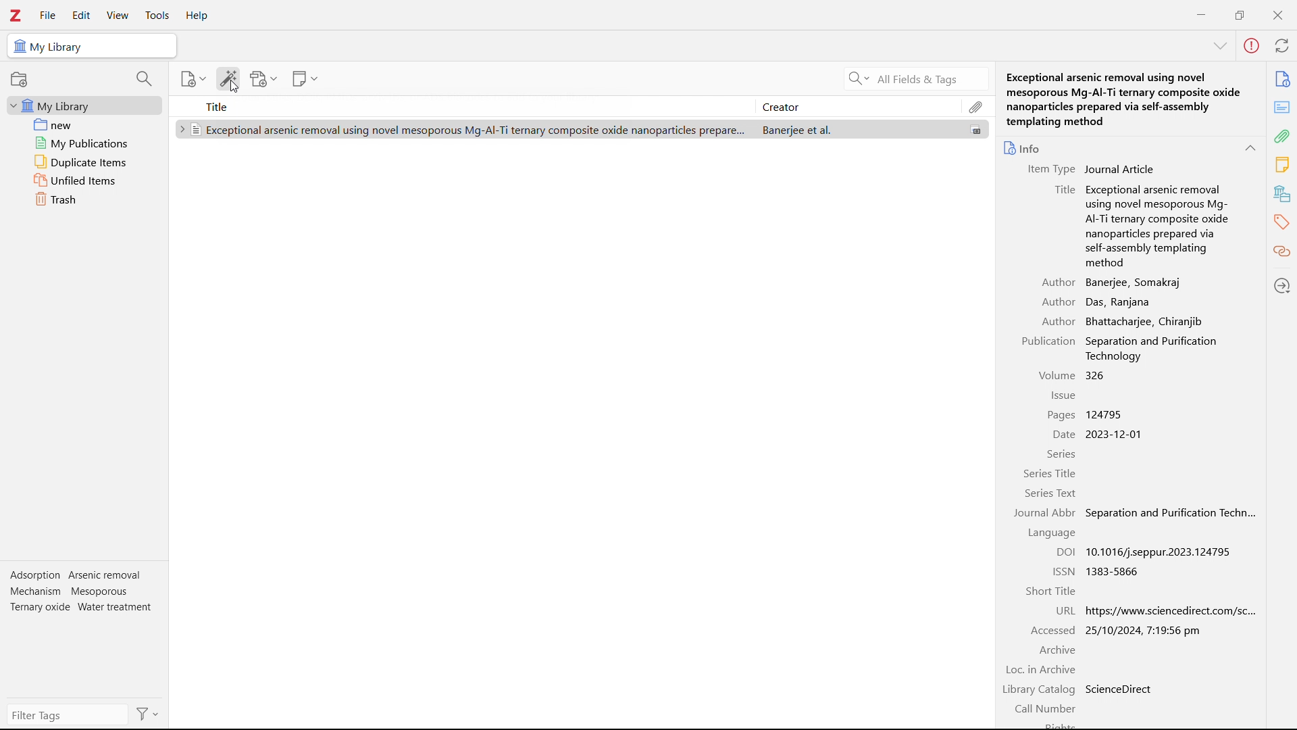 This screenshot has height=730, width=1297. I want to click on Exceptional arsenic removal using novel Mesoporous Mg-Al-Ti ternary composite oxides nanoparticles prepared via Self-Assembly templating method, so click(1159, 225).